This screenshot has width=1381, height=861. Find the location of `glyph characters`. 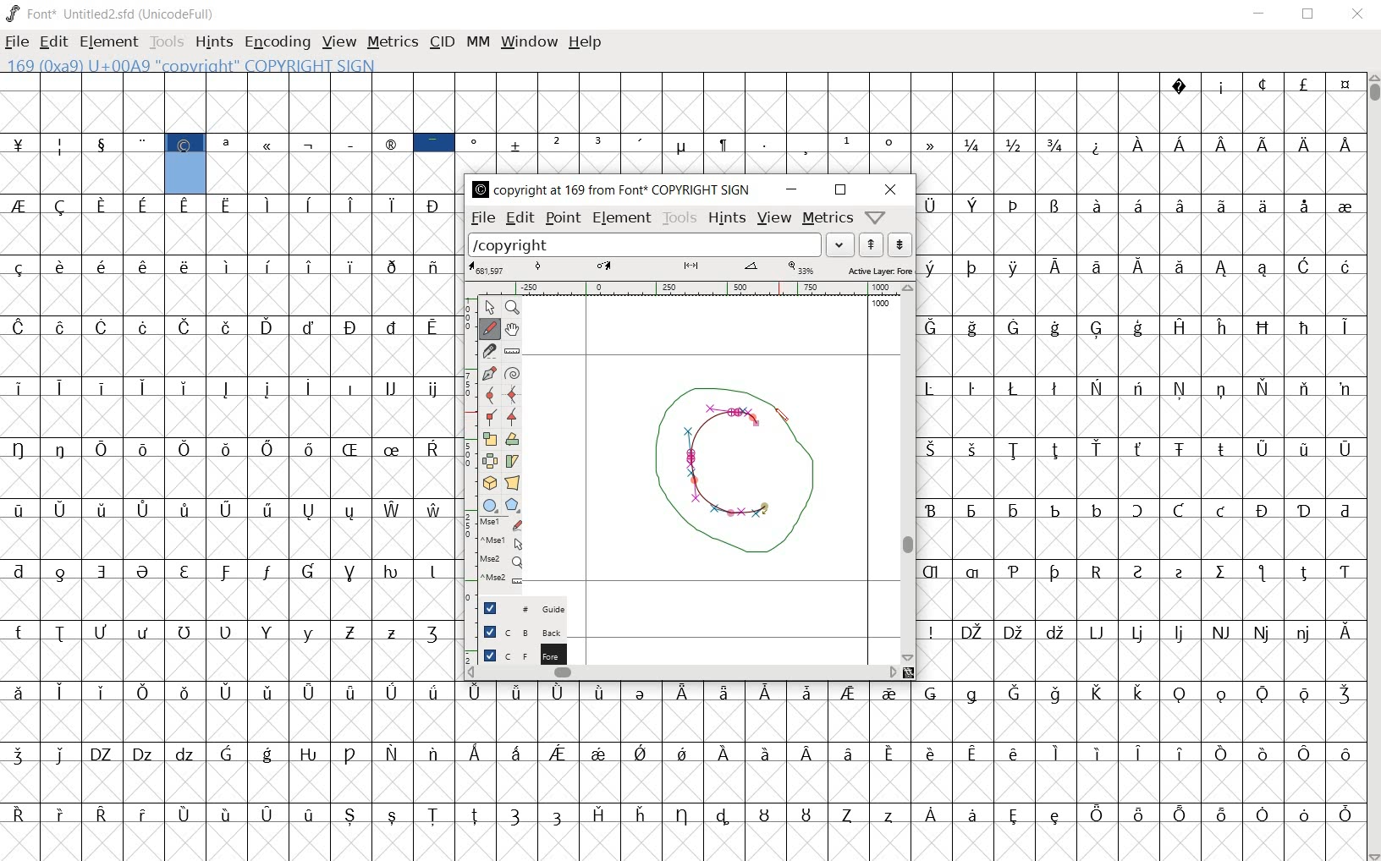

glyph characters is located at coordinates (910, 769).